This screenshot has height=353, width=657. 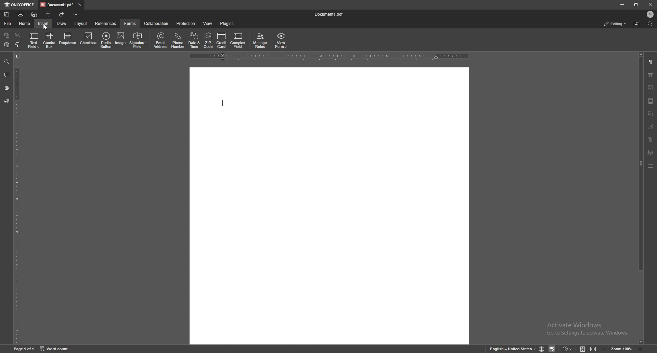 What do you see at coordinates (641, 349) in the screenshot?
I see `zoom in` at bounding box center [641, 349].